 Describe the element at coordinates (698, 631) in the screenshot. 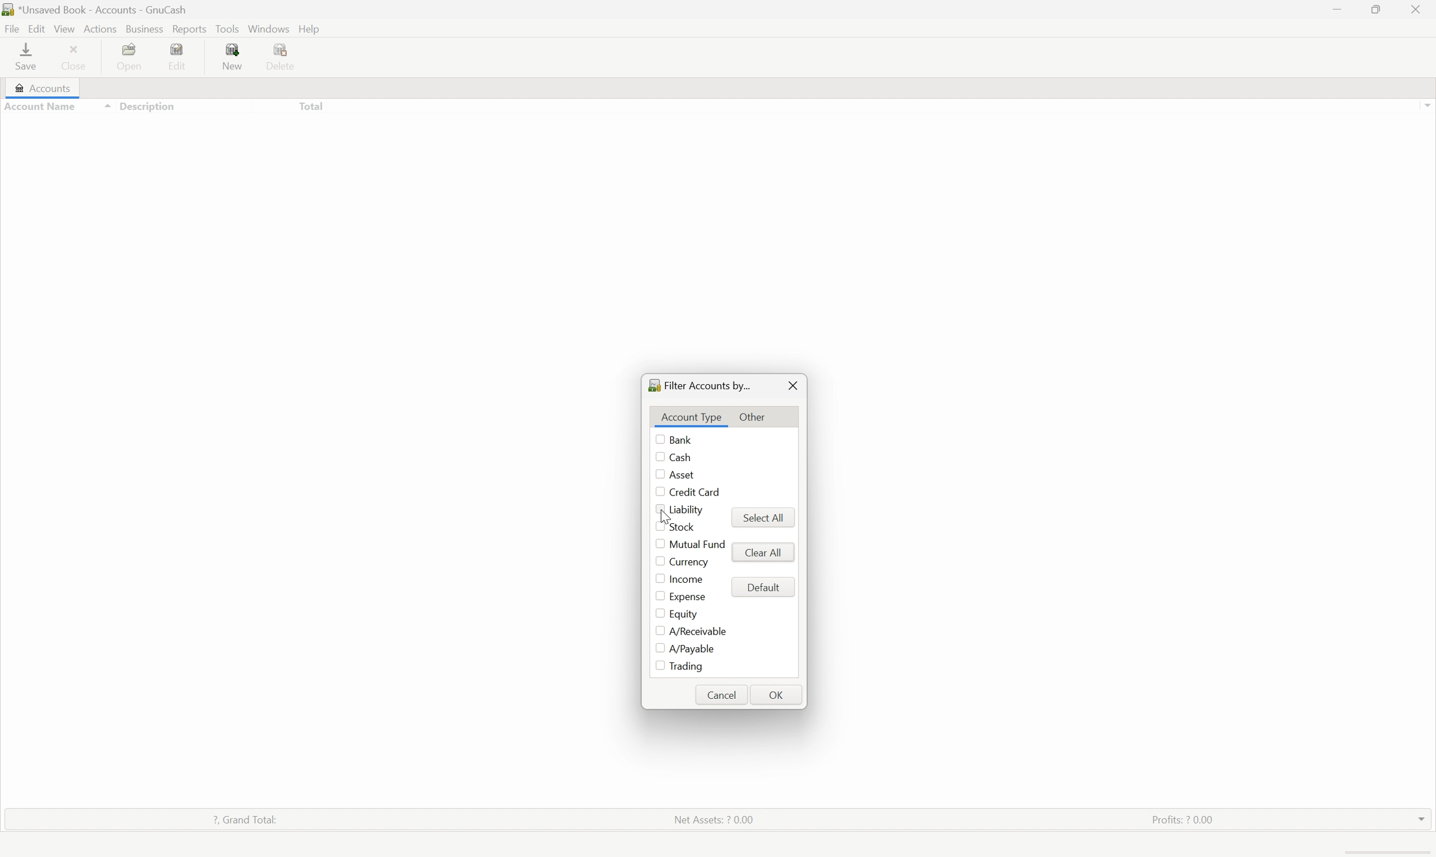

I see `A/Receivable` at that location.